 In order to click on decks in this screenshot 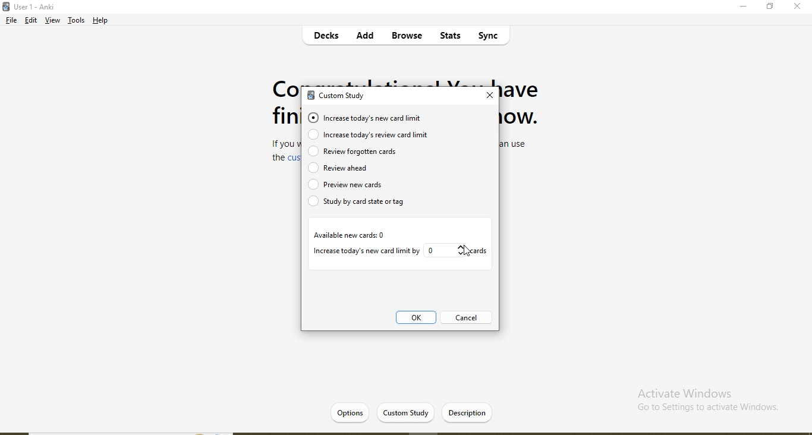, I will do `click(328, 37)`.